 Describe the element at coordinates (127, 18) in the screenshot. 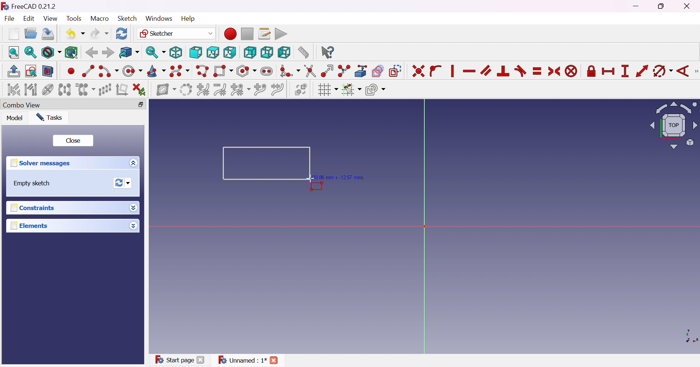

I see `Sketch` at that location.